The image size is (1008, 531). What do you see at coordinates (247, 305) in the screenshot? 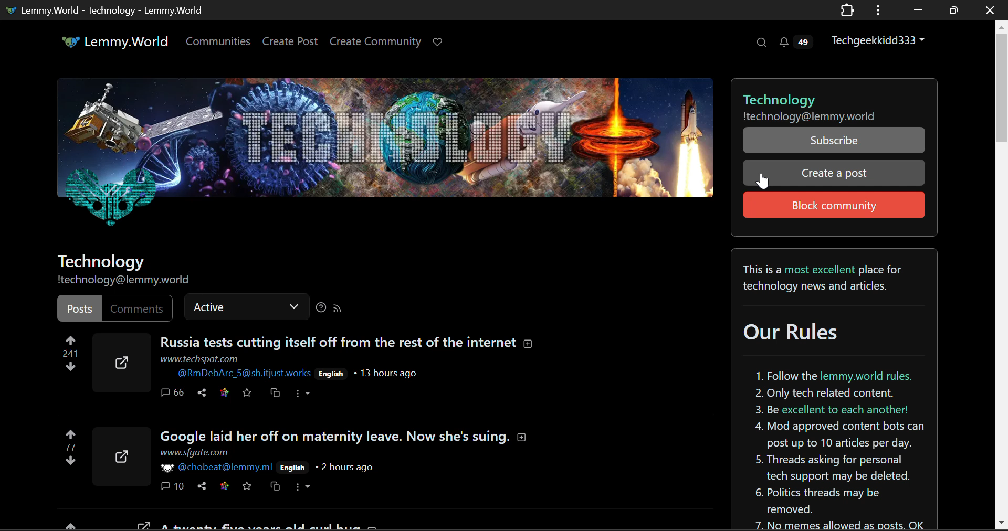
I see `Active` at bounding box center [247, 305].